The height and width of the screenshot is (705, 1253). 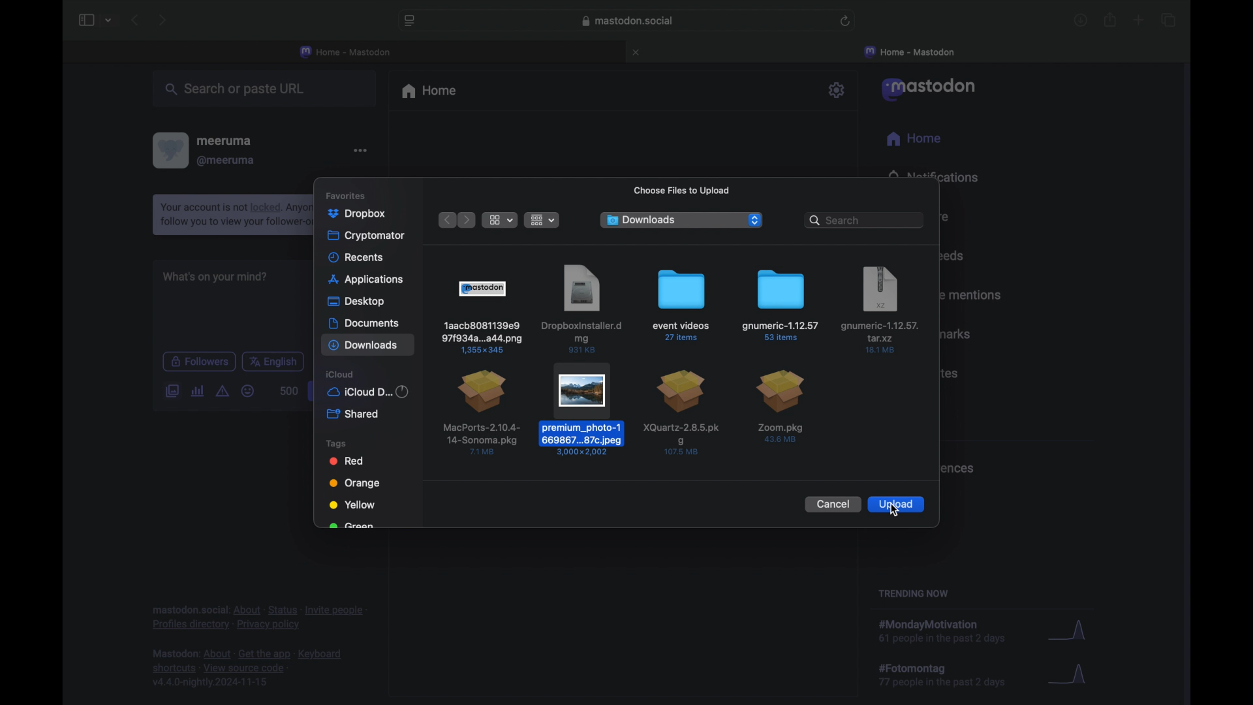 What do you see at coordinates (215, 277) in the screenshot?
I see `what's on your  mind` at bounding box center [215, 277].